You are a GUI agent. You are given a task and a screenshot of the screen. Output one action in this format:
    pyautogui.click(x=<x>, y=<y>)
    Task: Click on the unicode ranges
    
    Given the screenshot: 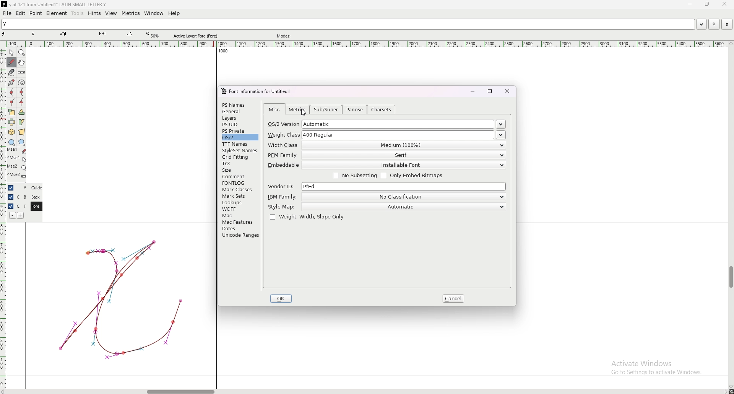 What is the action you would take?
    pyautogui.click(x=240, y=235)
    